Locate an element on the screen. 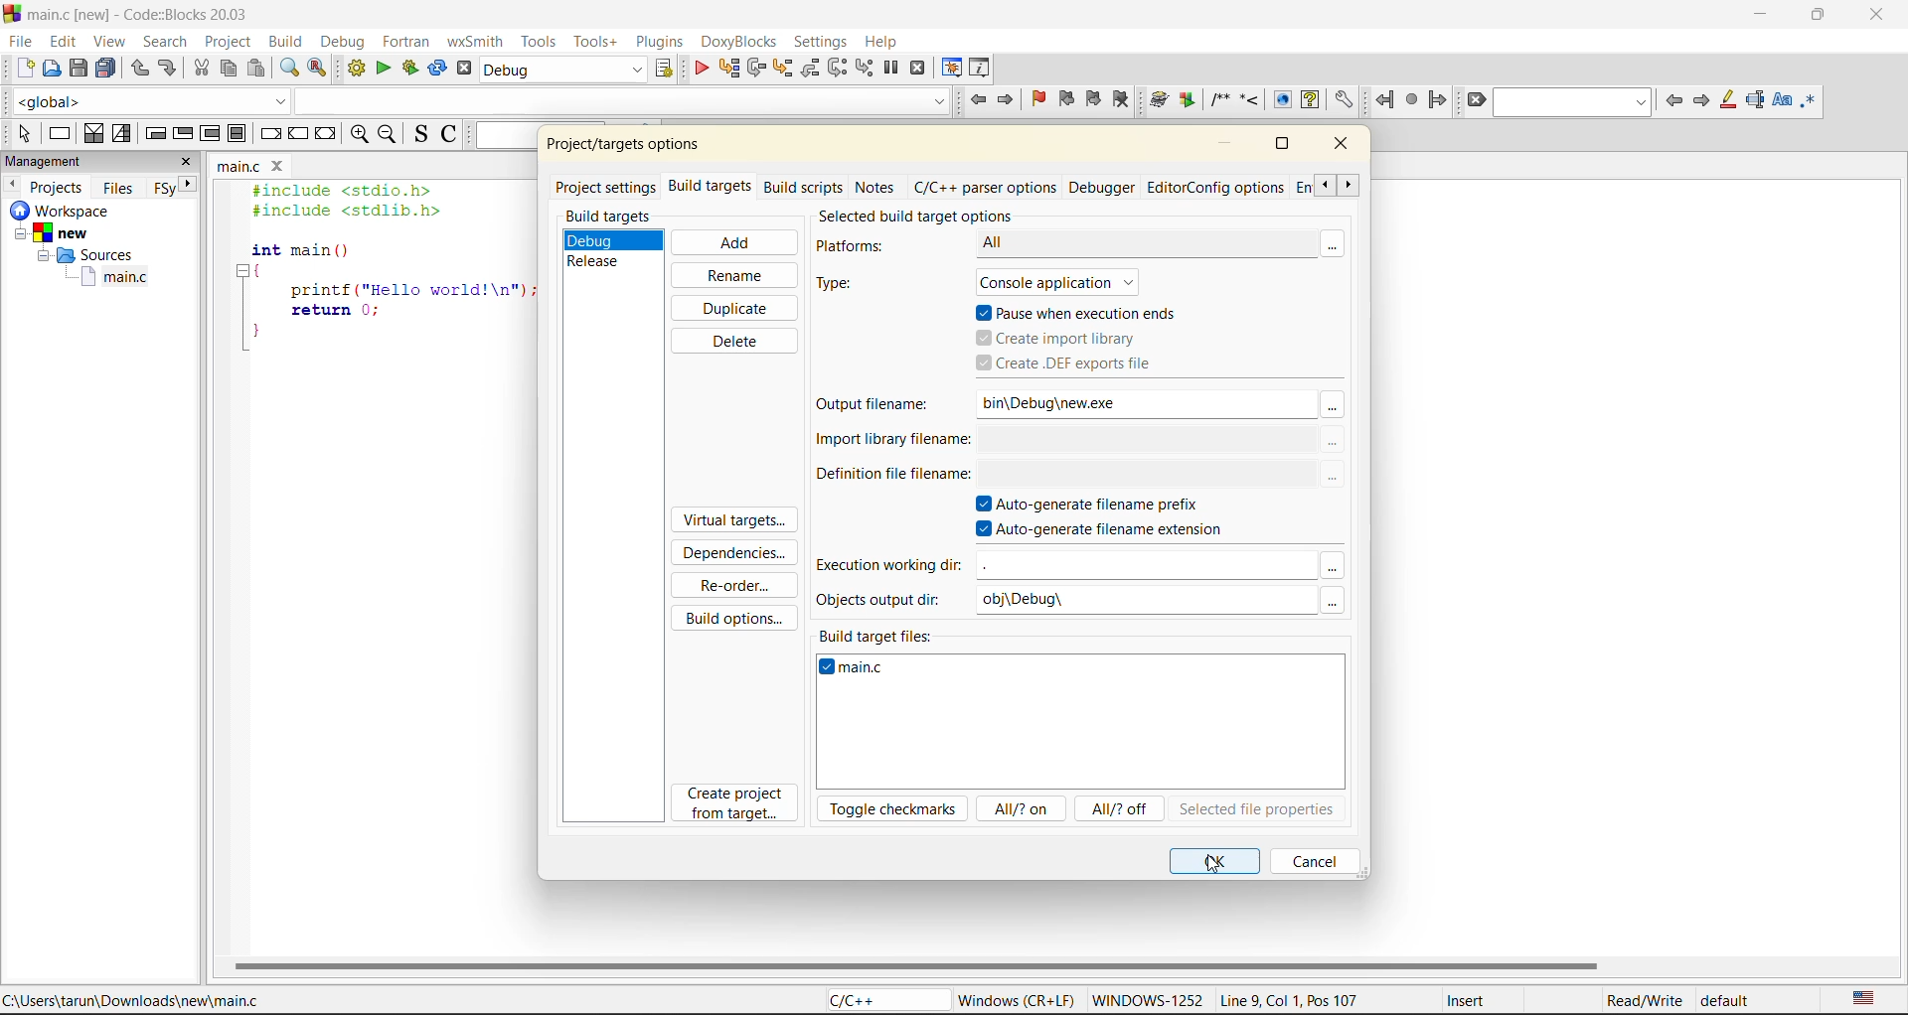  c/c++ parser options is located at coordinates (984, 188).